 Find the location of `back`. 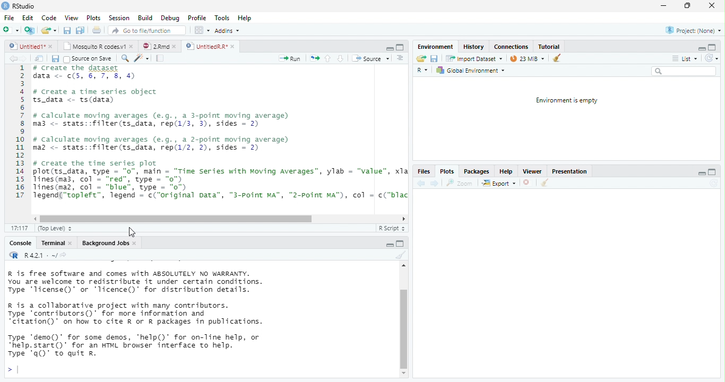

back is located at coordinates (420, 183).